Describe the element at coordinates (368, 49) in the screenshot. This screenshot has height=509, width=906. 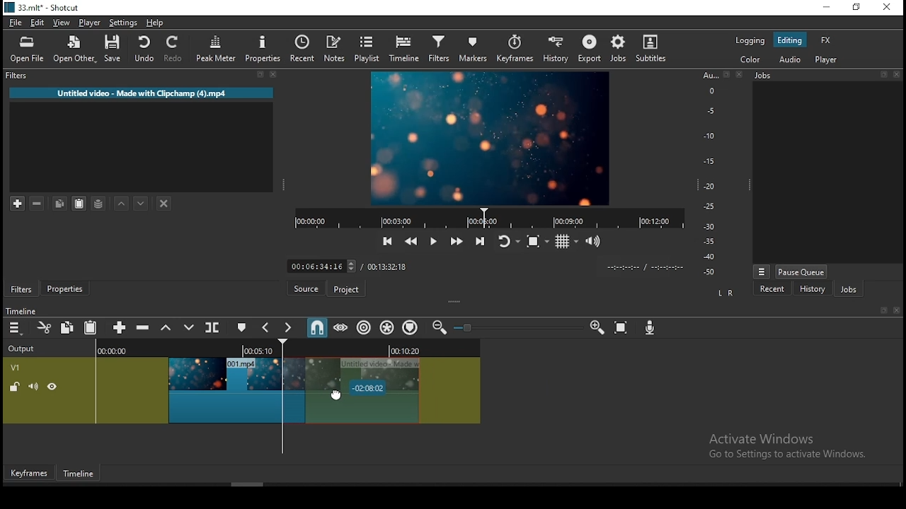
I see `playlist` at that location.